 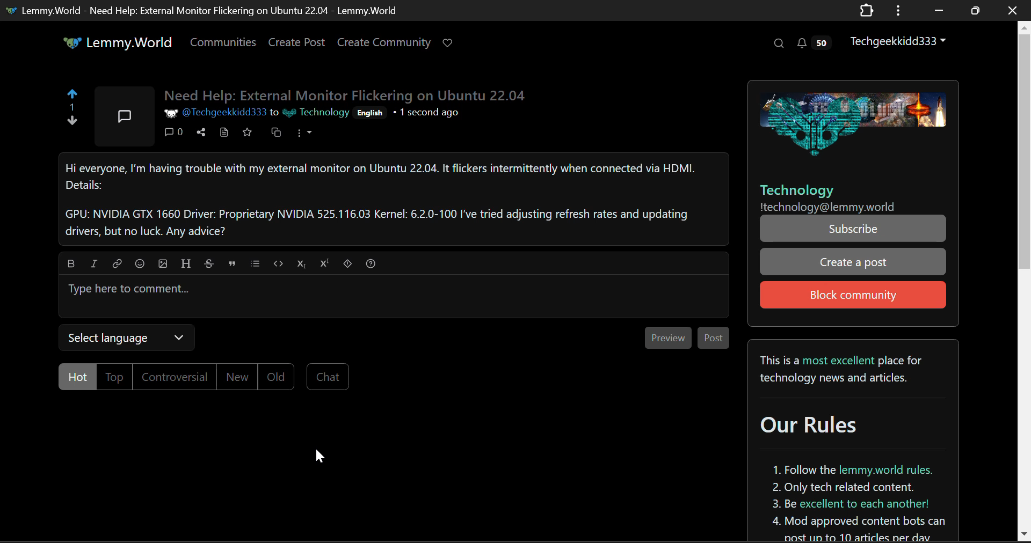 What do you see at coordinates (200, 10) in the screenshot?
I see `Lemmy.World - Need Help: External Monitor Flickering on Ubuntu 22.04 - Lemmy.World` at bounding box center [200, 10].